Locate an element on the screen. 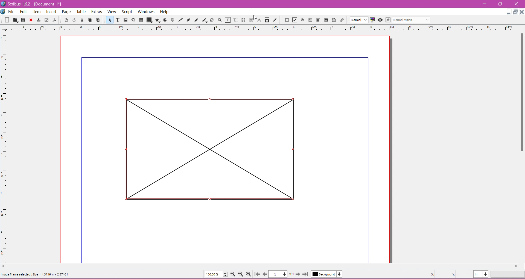 This screenshot has width=525, height=279. Current Page is located at coordinates (281, 274).